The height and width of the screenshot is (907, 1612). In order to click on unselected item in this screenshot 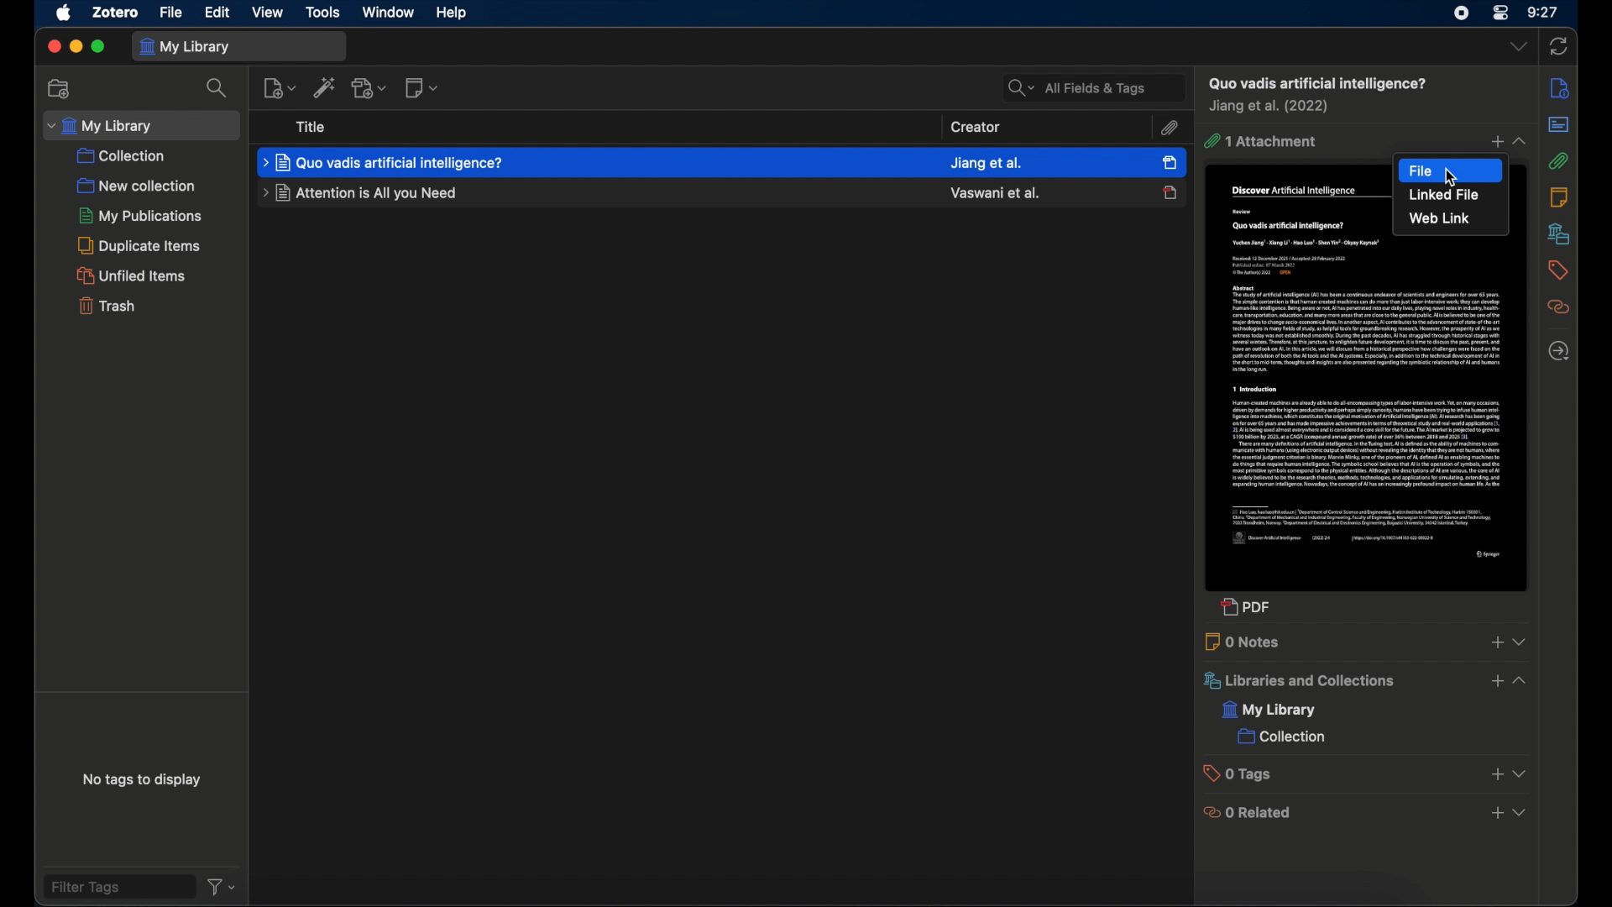, I will do `click(1170, 192)`.